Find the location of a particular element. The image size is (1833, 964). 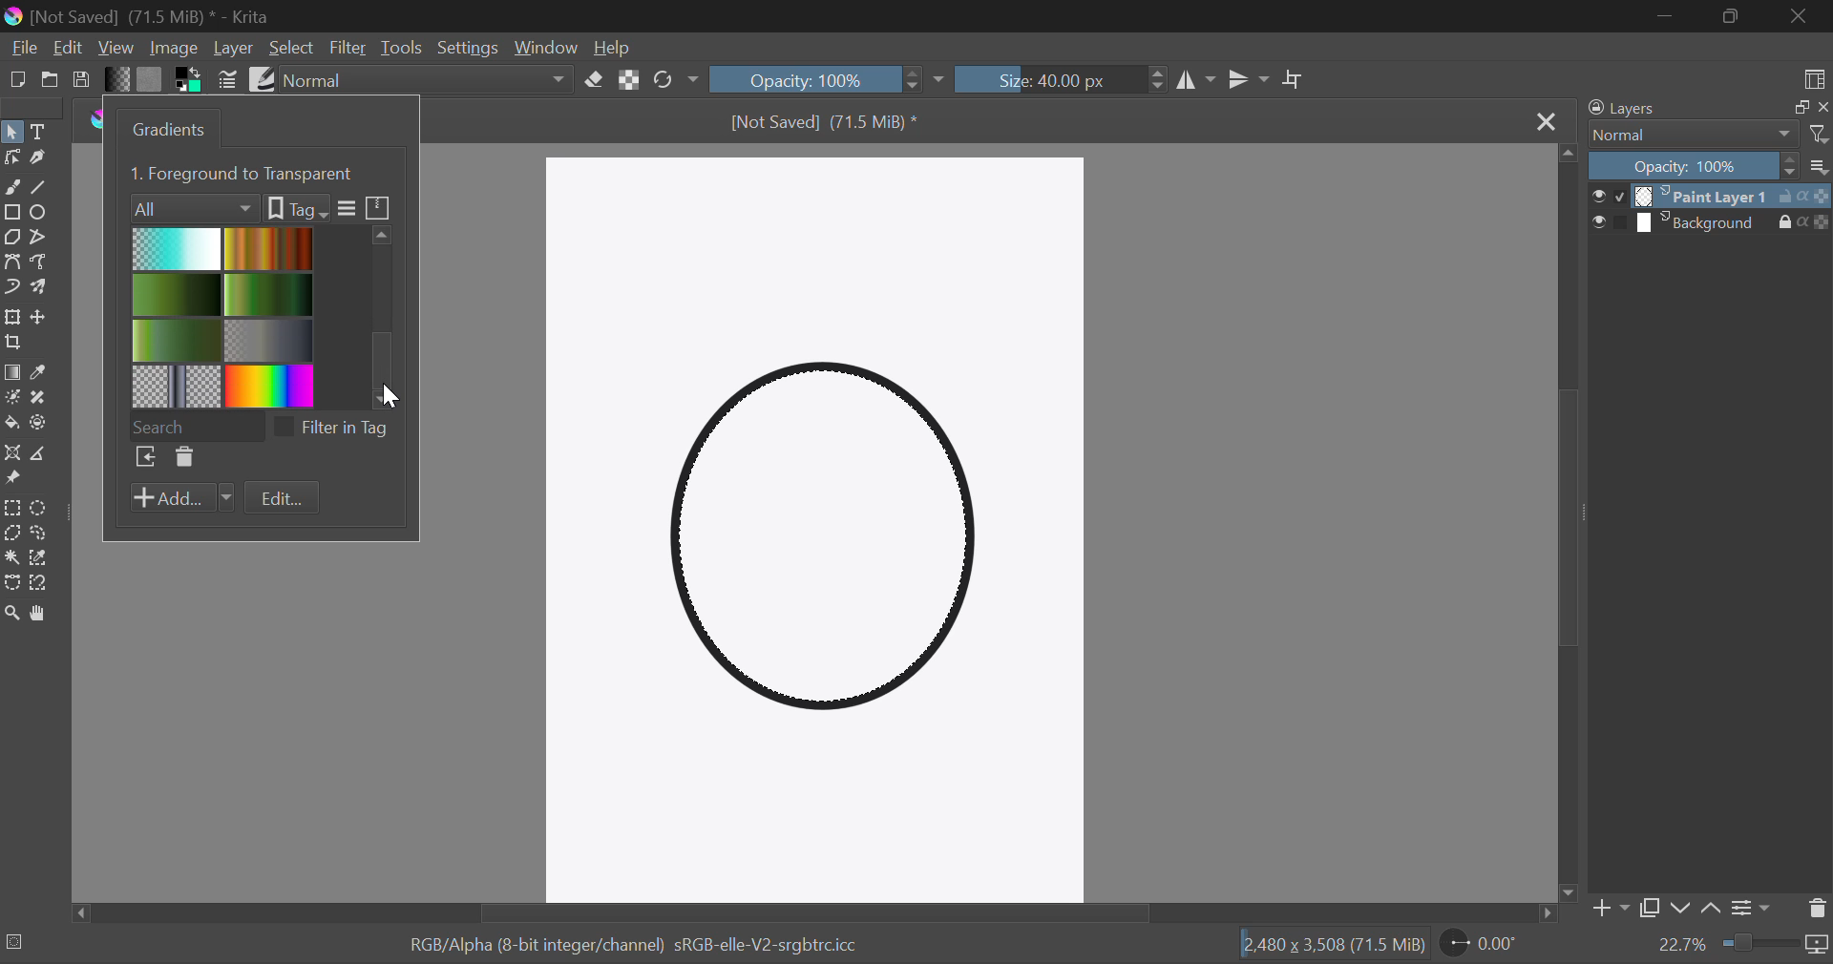

Normal is located at coordinates (1692, 136).